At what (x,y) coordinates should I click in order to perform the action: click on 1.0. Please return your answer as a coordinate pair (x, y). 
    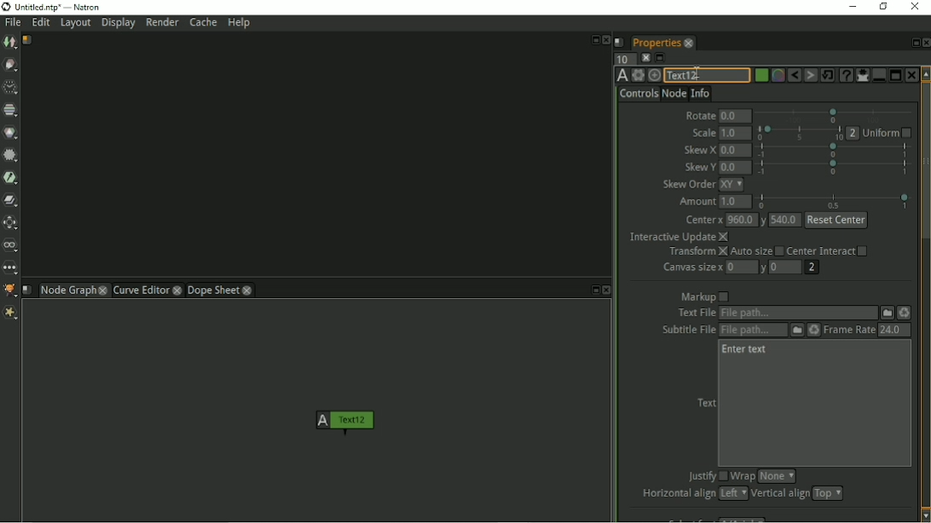
    Looking at the image, I should click on (735, 133).